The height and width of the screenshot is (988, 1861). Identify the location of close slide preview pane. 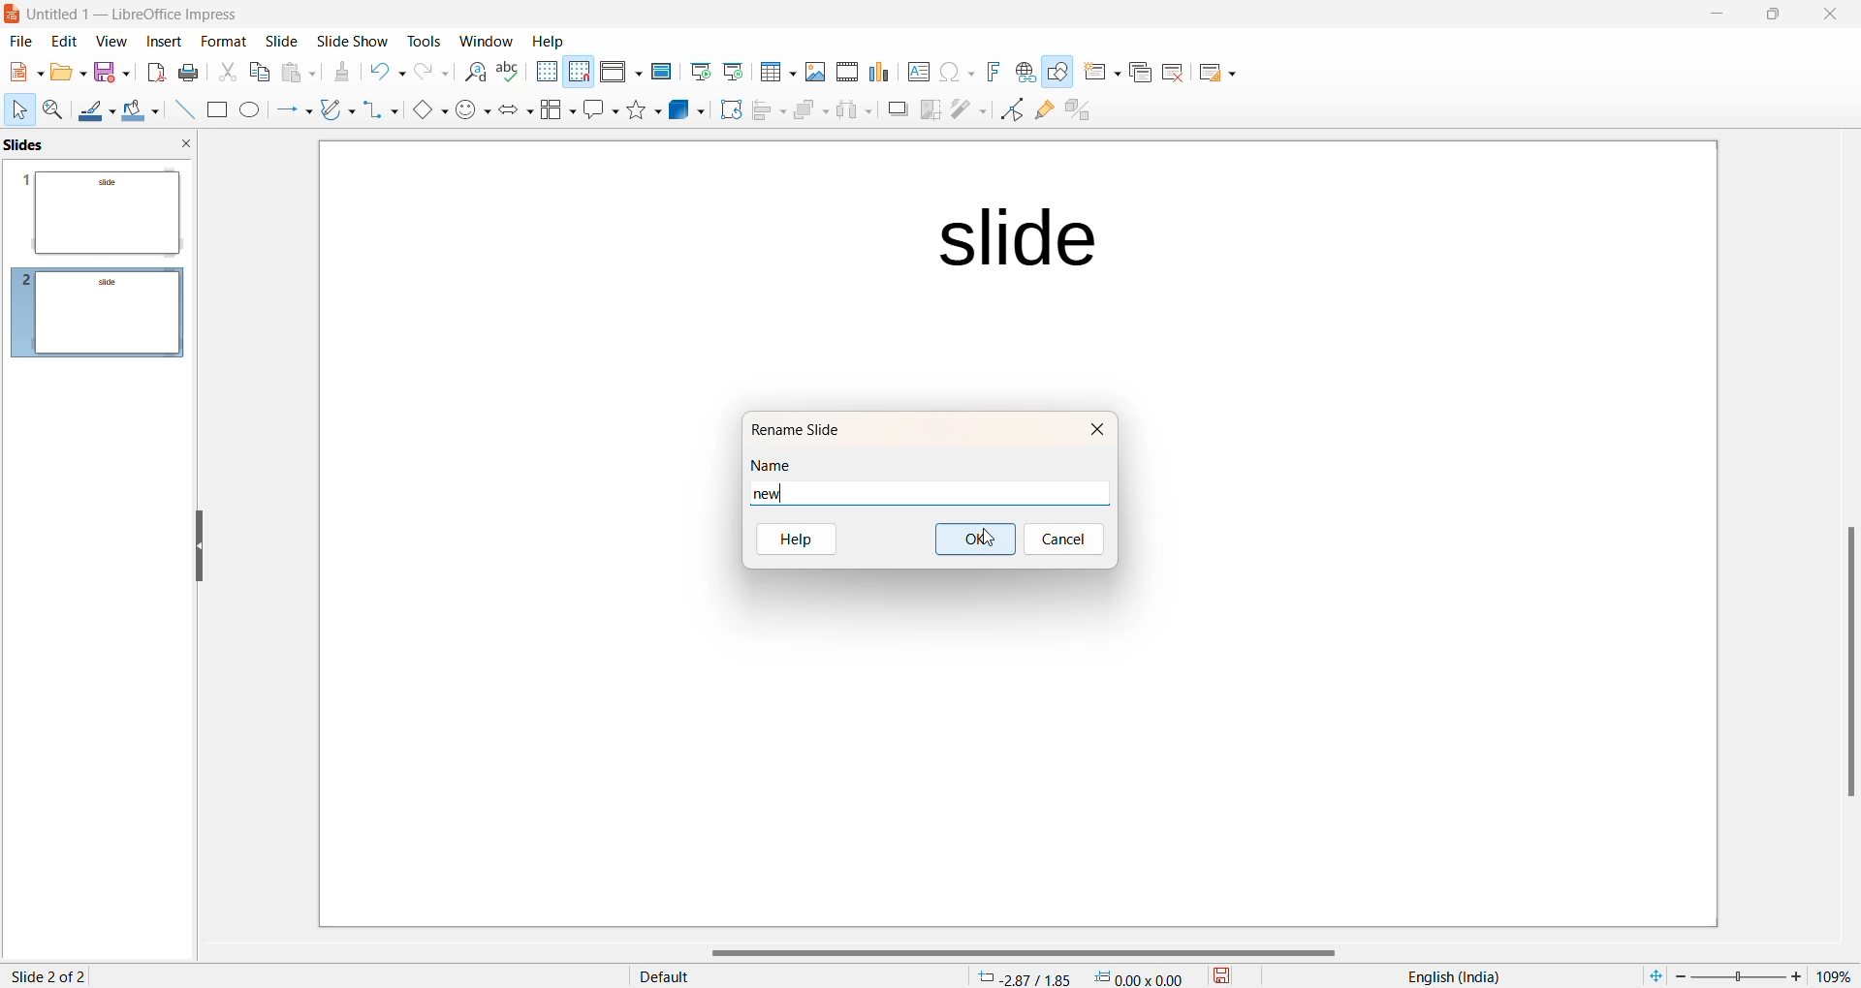
(190, 145).